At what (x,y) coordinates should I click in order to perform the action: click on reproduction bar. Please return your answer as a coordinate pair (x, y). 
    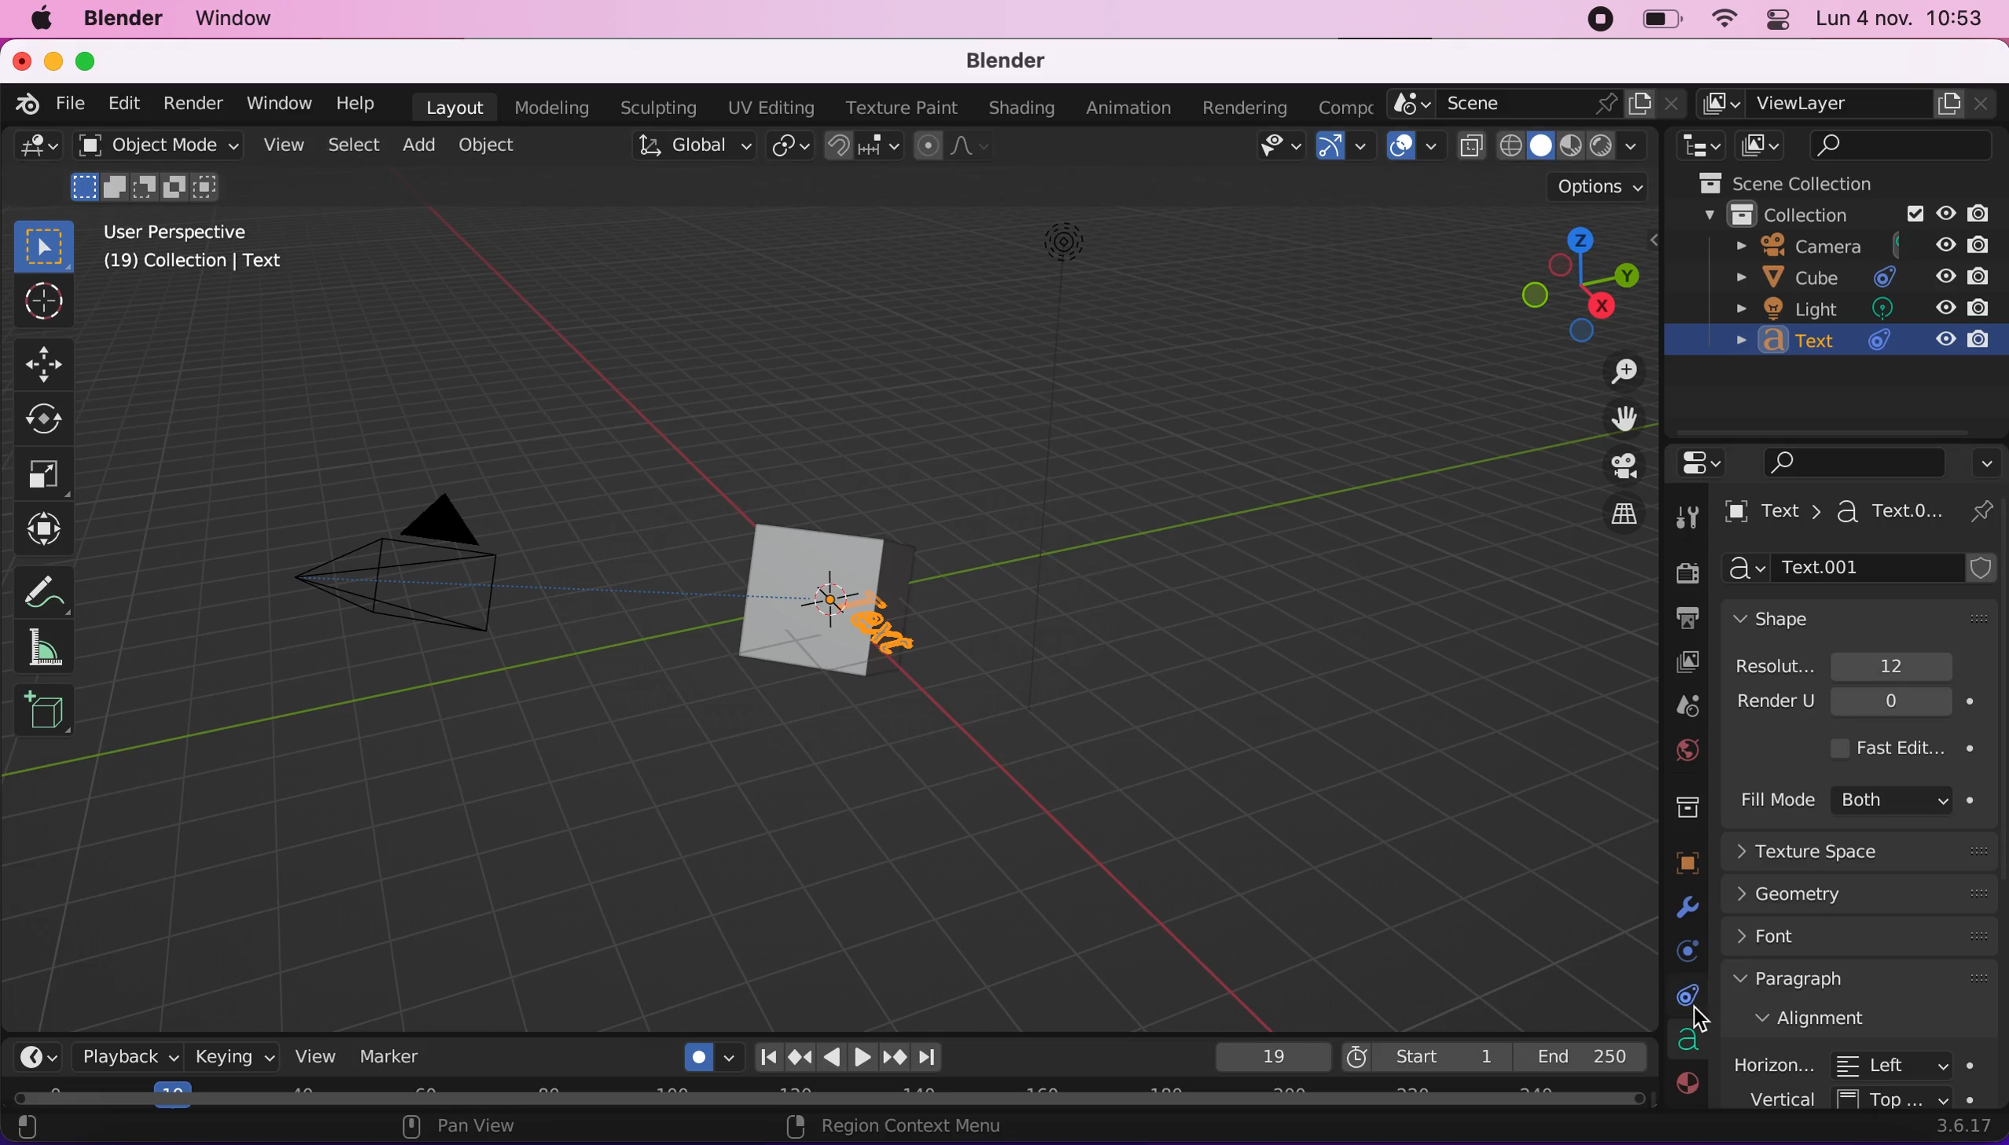
    Looking at the image, I should click on (857, 1051).